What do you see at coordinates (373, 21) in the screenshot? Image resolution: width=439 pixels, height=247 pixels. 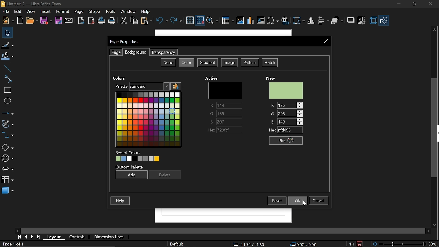 I see `3d effects` at bounding box center [373, 21].